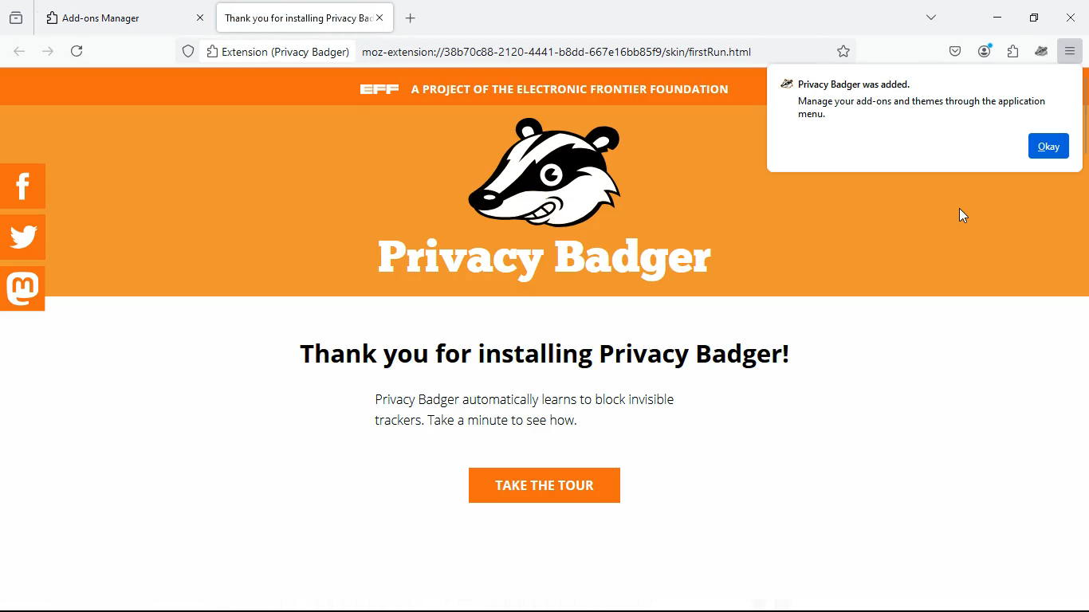  Describe the element at coordinates (1071, 51) in the screenshot. I see `menu` at that location.